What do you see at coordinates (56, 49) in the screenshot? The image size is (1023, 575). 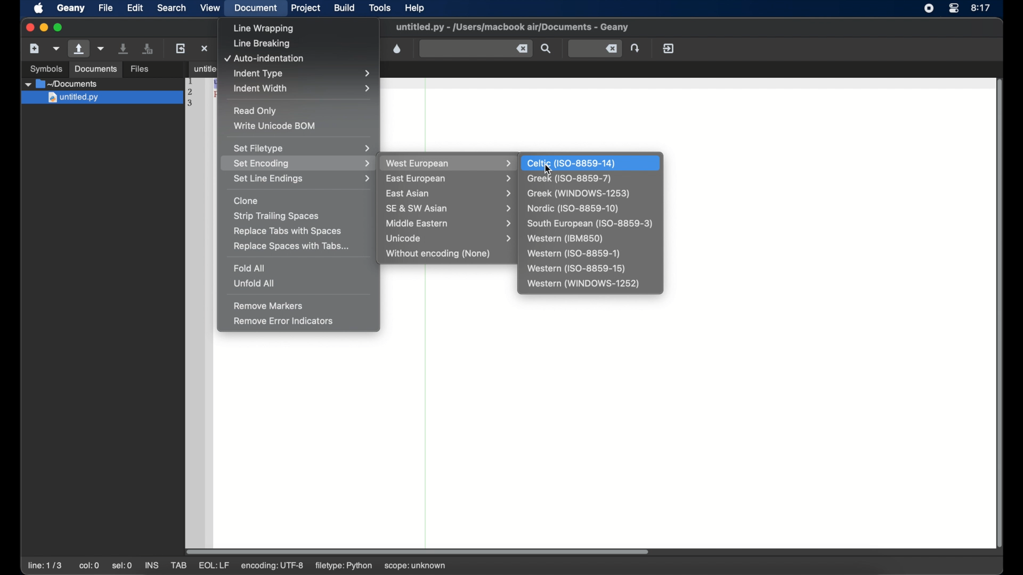 I see `create a new file from template` at bounding box center [56, 49].